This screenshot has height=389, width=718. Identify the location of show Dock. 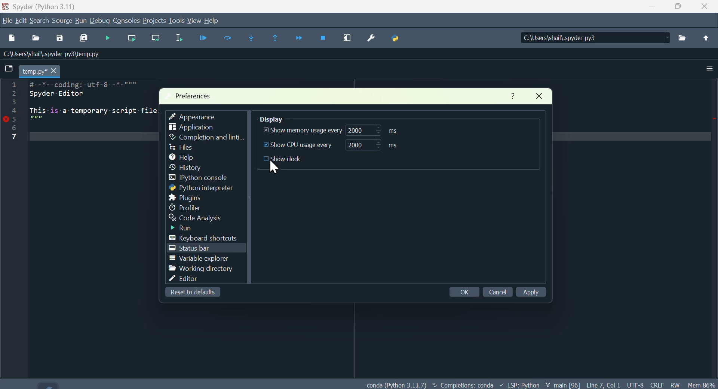
(291, 161).